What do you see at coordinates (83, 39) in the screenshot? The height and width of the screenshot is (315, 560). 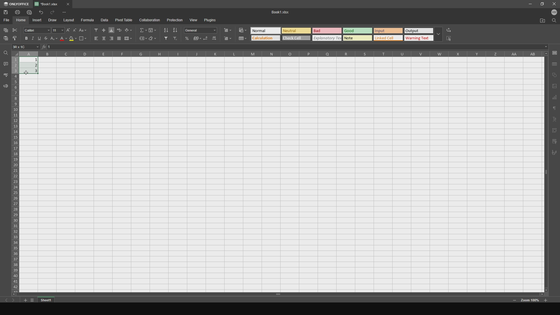 I see `borders` at bounding box center [83, 39].